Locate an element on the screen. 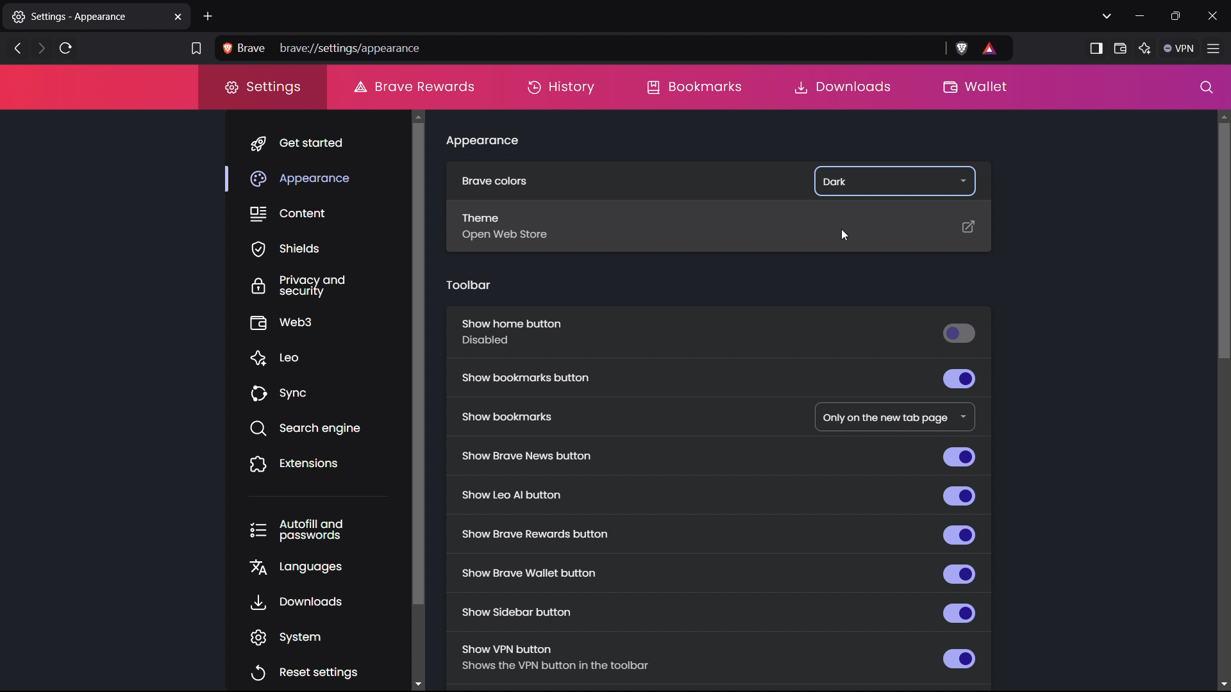 This screenshot has height=692, width=1231. minimize is located at coordinates (1140, 15).